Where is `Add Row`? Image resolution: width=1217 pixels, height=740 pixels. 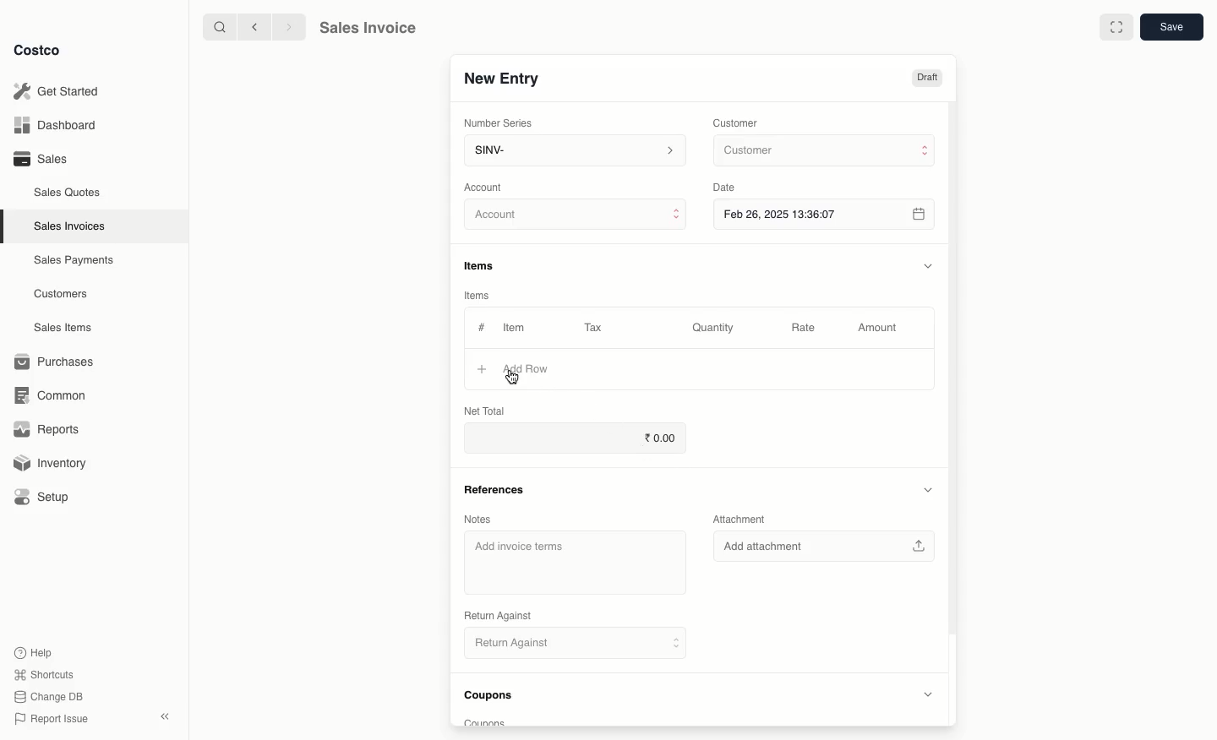 Add Row is located at coordinates (531, 371).